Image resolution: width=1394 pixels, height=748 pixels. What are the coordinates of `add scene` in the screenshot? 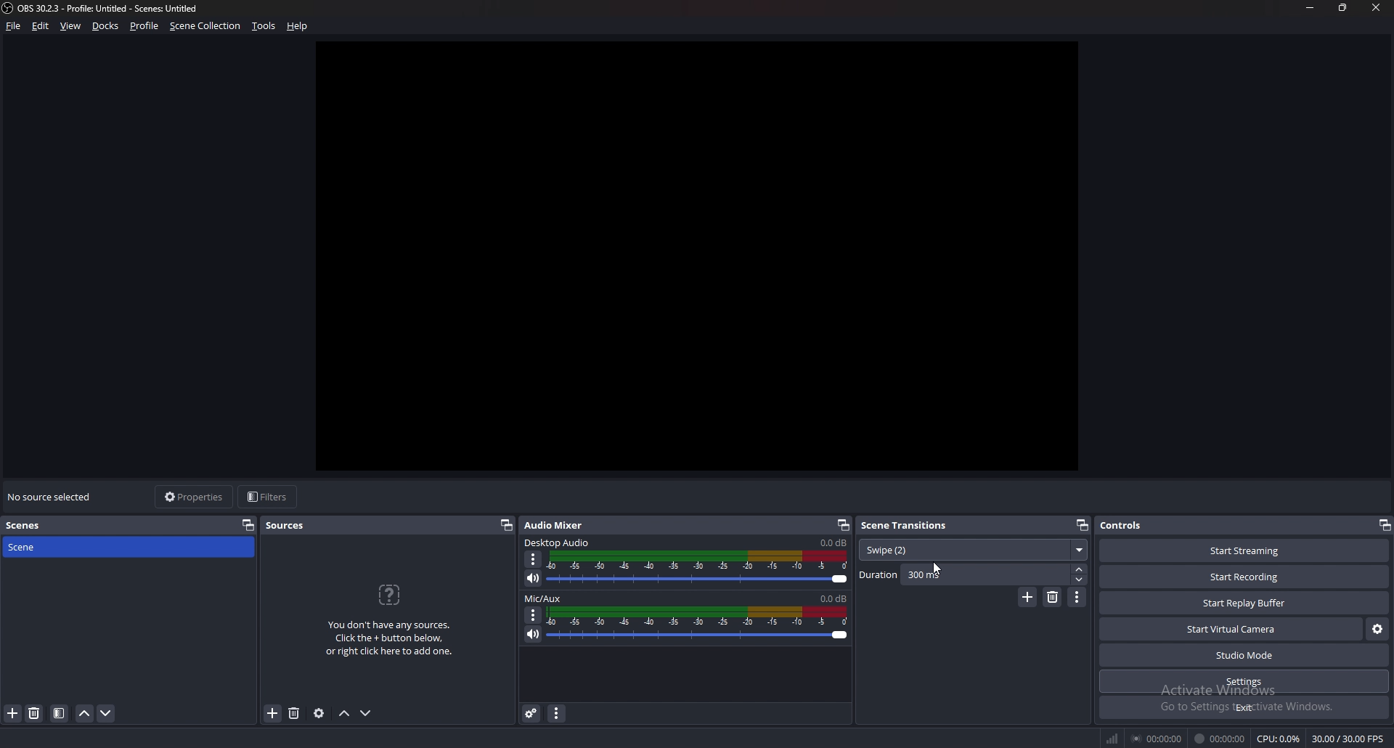 It's located at (13, 712).